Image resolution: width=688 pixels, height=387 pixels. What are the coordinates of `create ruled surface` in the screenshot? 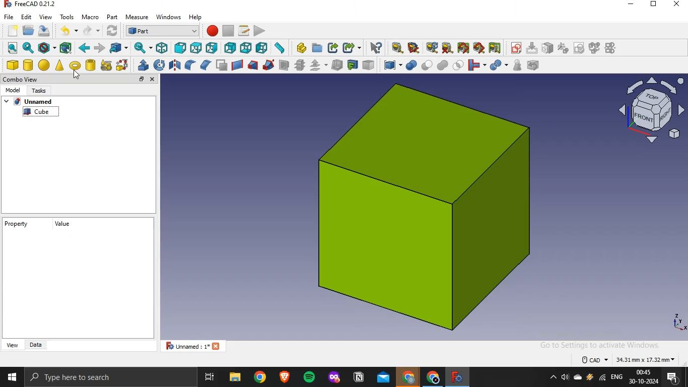 It's located at (237, 65).